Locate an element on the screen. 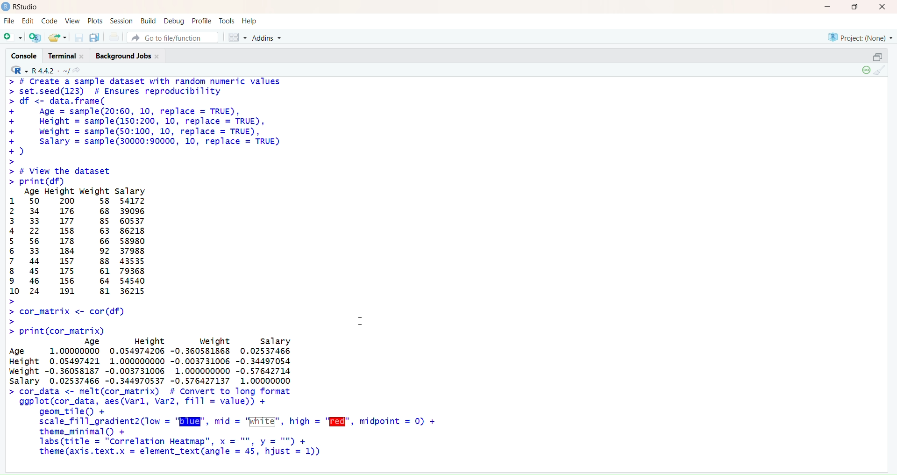  View is located at coordinates (72, 21).